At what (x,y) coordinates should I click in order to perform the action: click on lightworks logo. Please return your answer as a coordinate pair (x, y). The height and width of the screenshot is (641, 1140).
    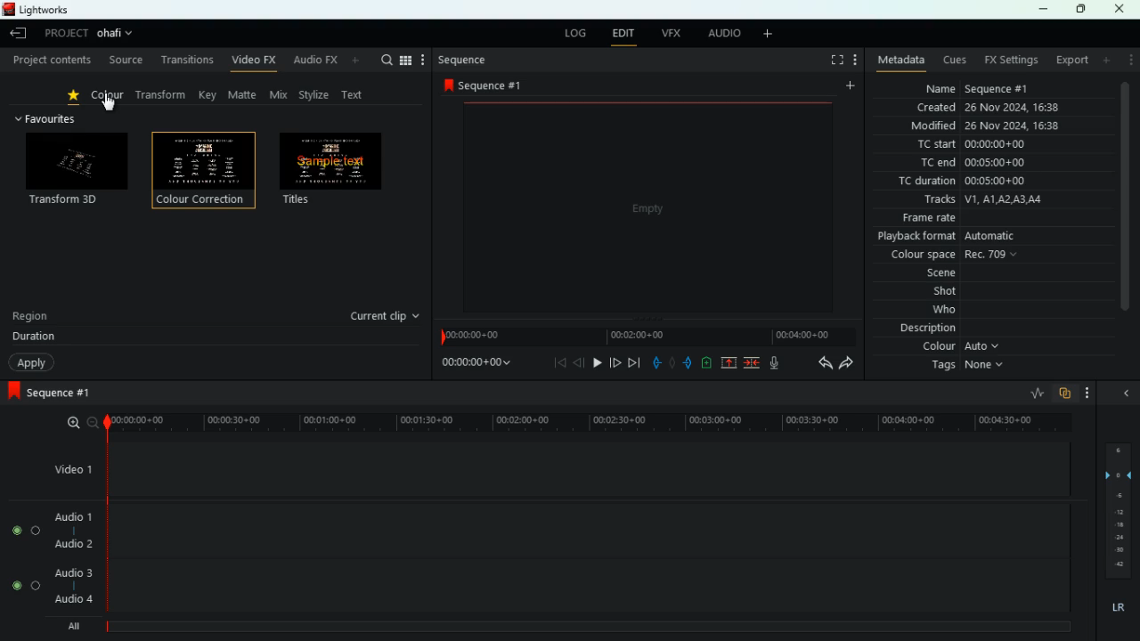
    Looking at the image, I should click on (7, 9).